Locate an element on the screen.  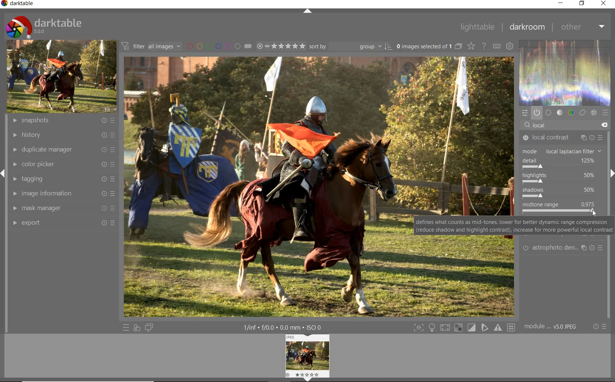
change type of overlays is located at coordinates (471, 46).